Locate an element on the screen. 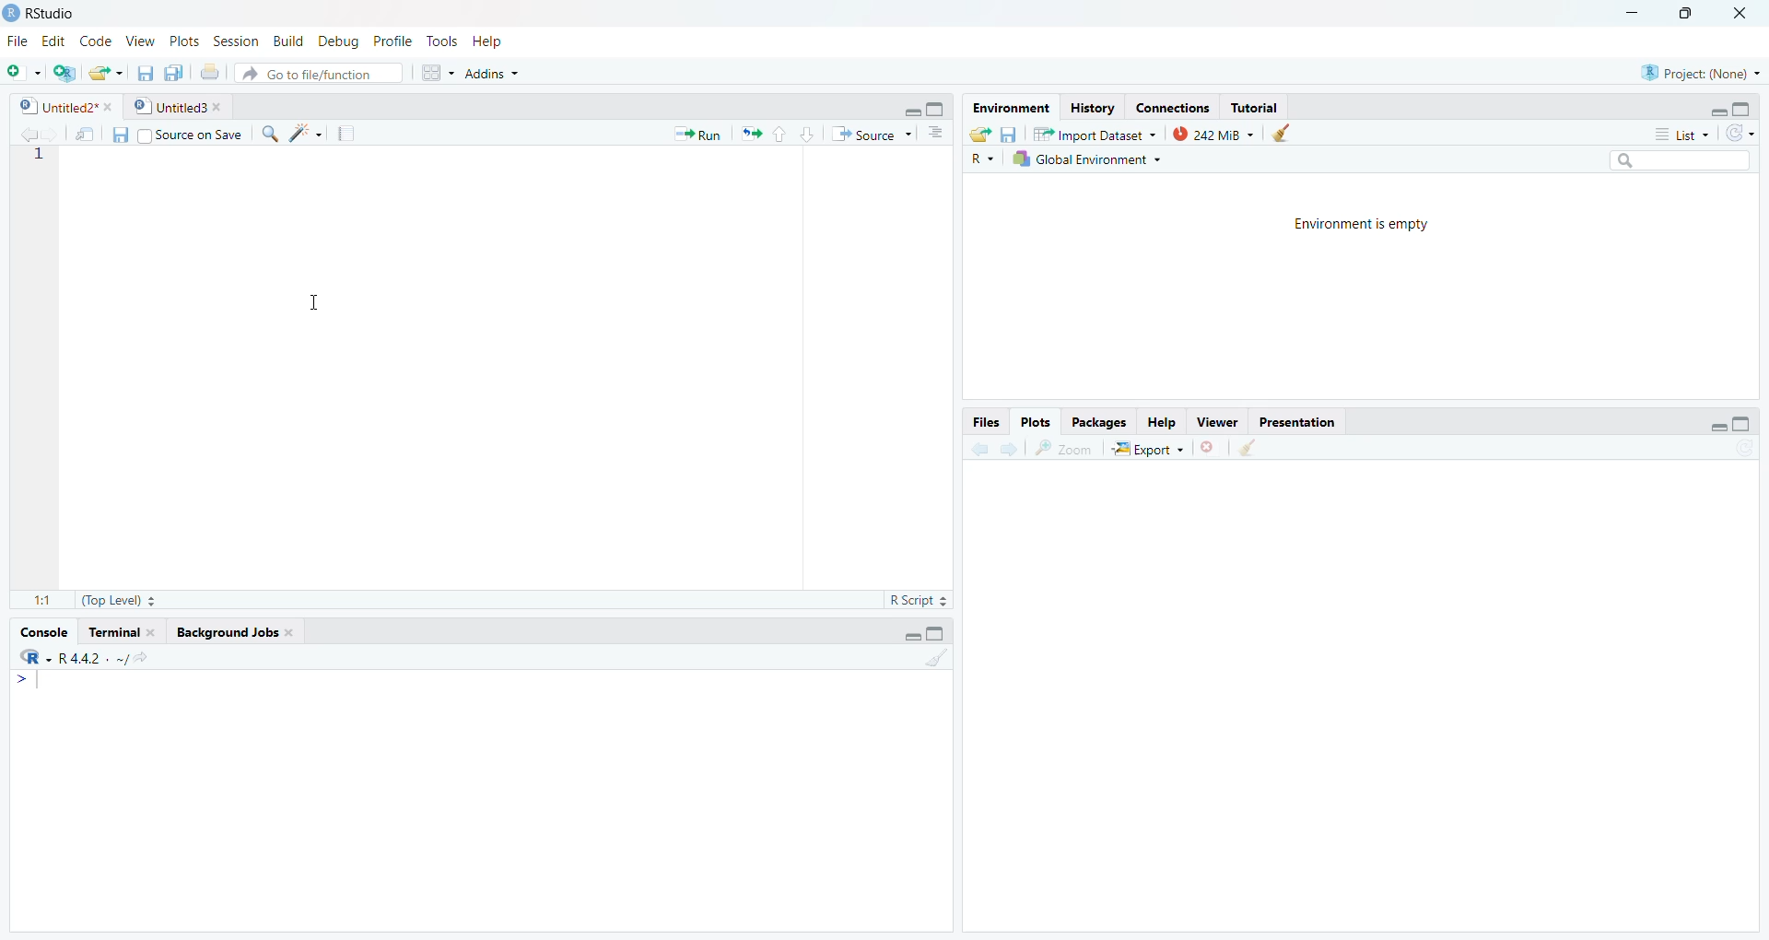 The height and width of the screenshot is (940, 1769). view current working directory is located at coordinates (140, 657).